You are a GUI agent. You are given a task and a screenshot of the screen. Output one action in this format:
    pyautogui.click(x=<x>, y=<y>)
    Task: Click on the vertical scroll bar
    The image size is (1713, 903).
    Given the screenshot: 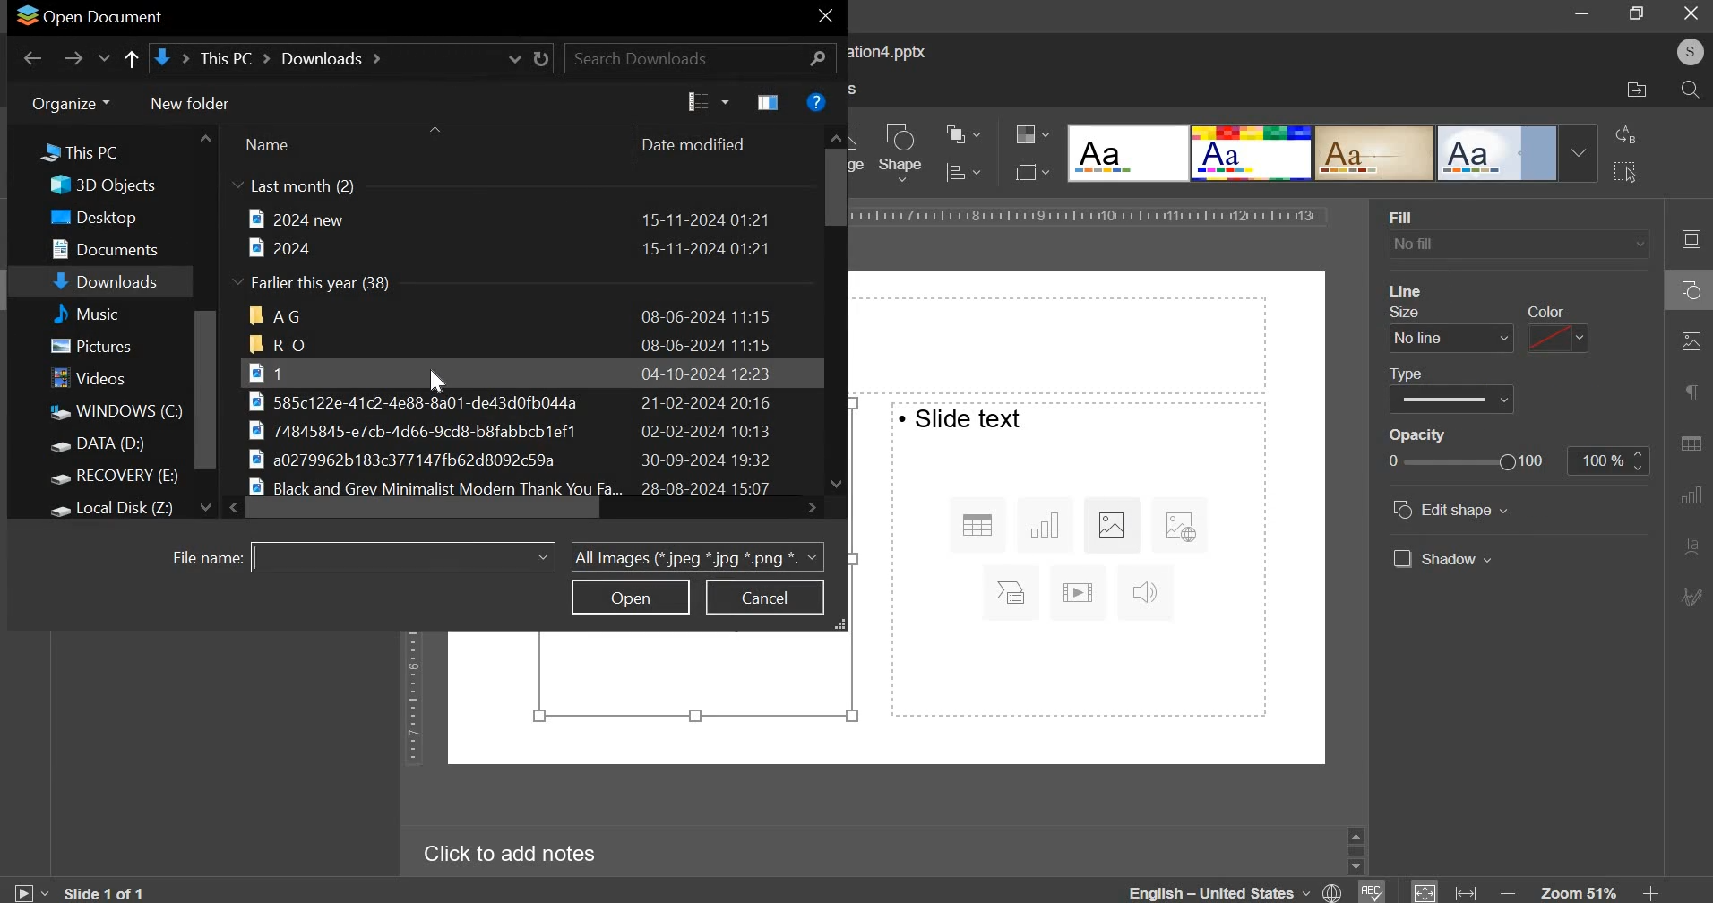 What is the action you would take?
    pyautogui.click(x=206, y=390)
    